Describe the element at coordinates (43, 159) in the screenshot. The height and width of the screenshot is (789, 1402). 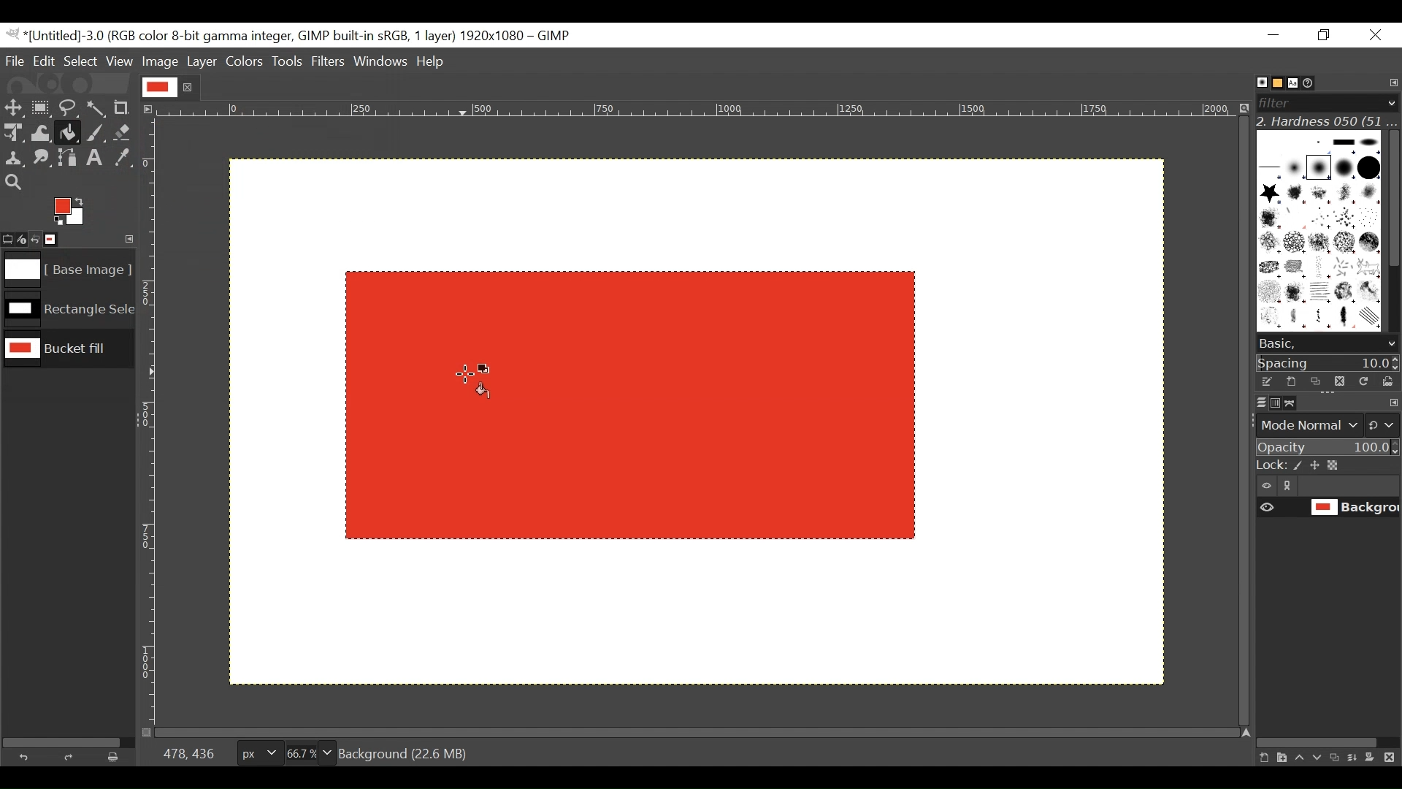
I see `Smudge tool` at that location.